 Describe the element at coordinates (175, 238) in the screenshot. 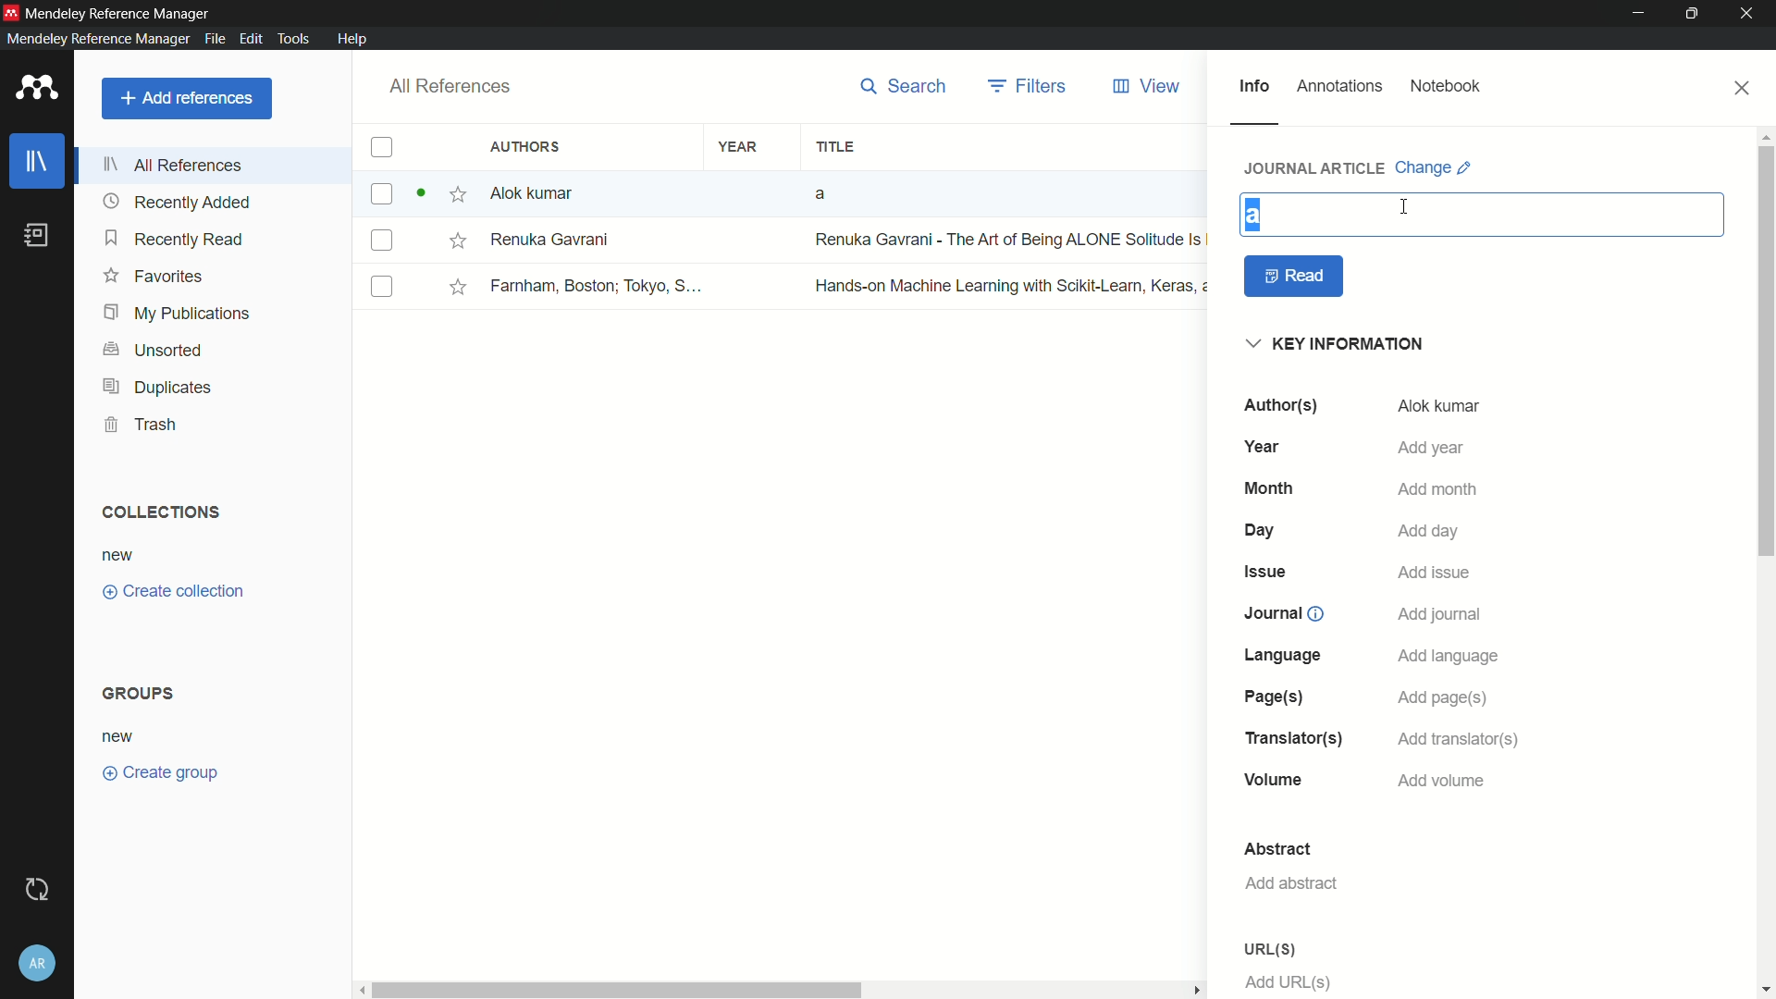

I see `recently read` at that location.